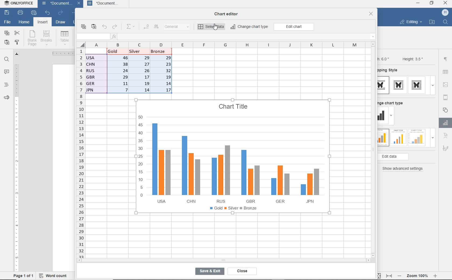  I want to click on blank page, so click(32, 38).